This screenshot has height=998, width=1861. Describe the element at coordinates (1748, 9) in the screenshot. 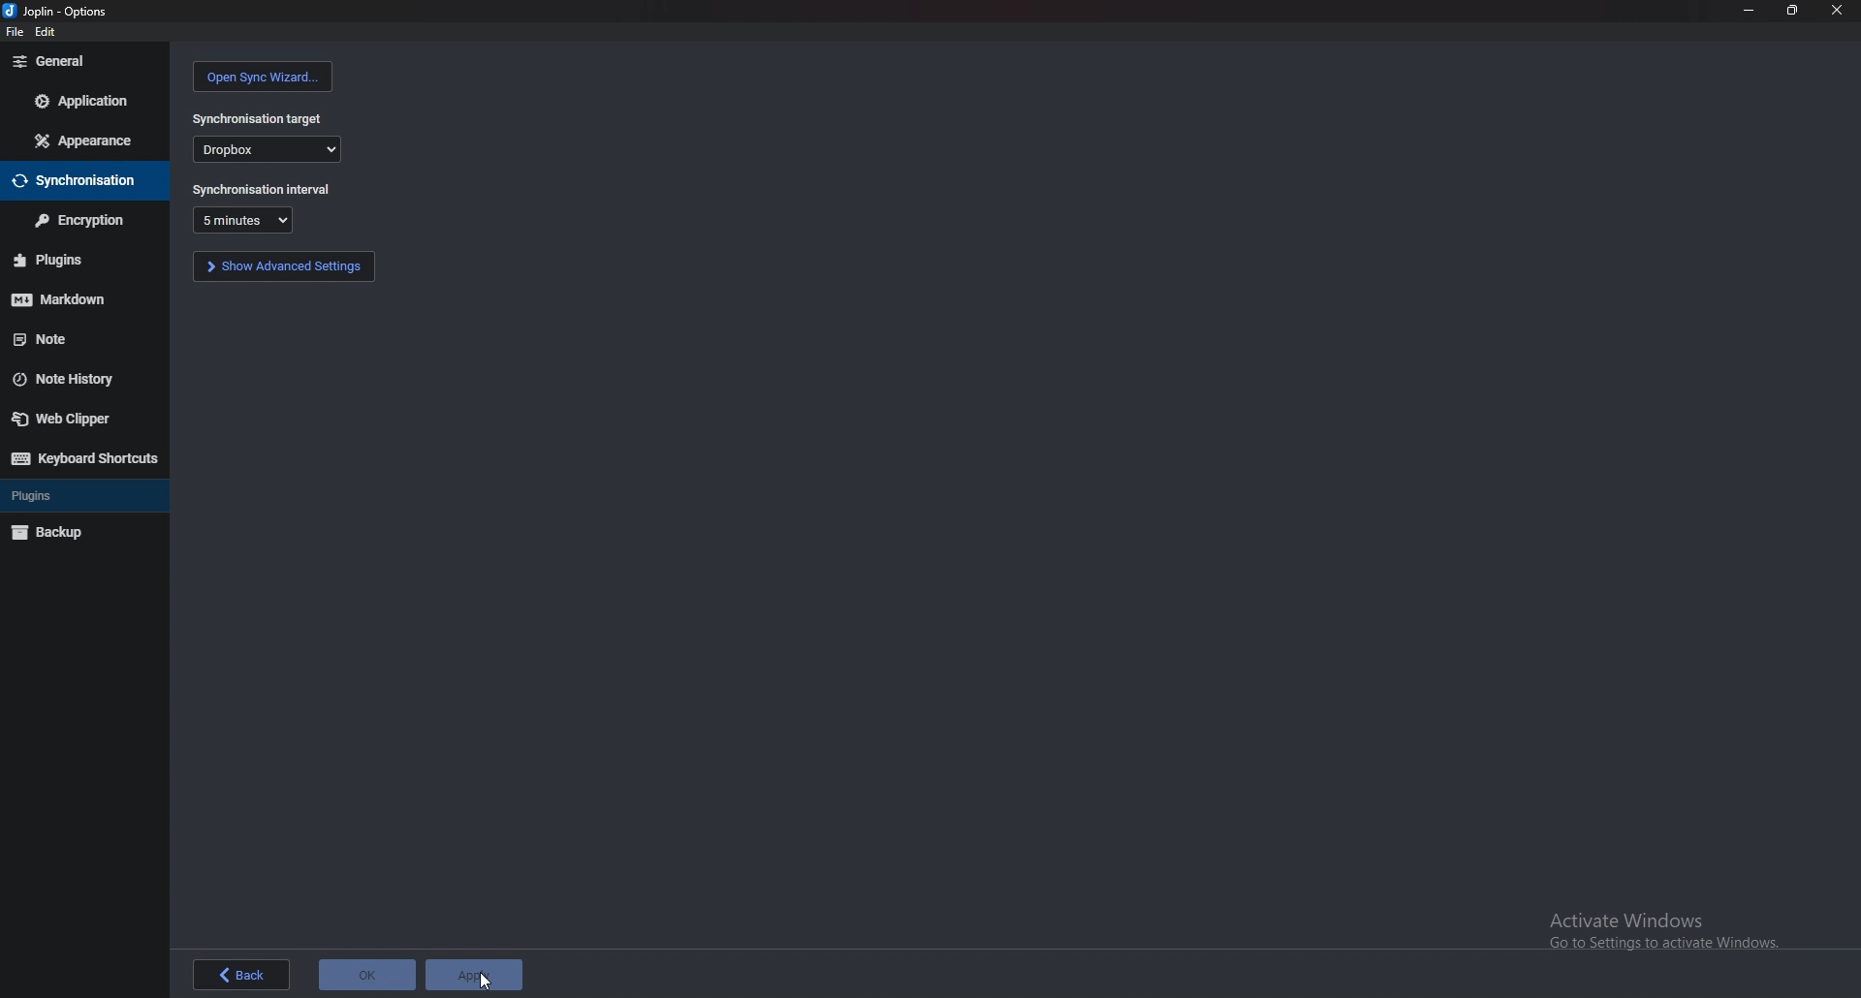

I see `minimize` at that location.